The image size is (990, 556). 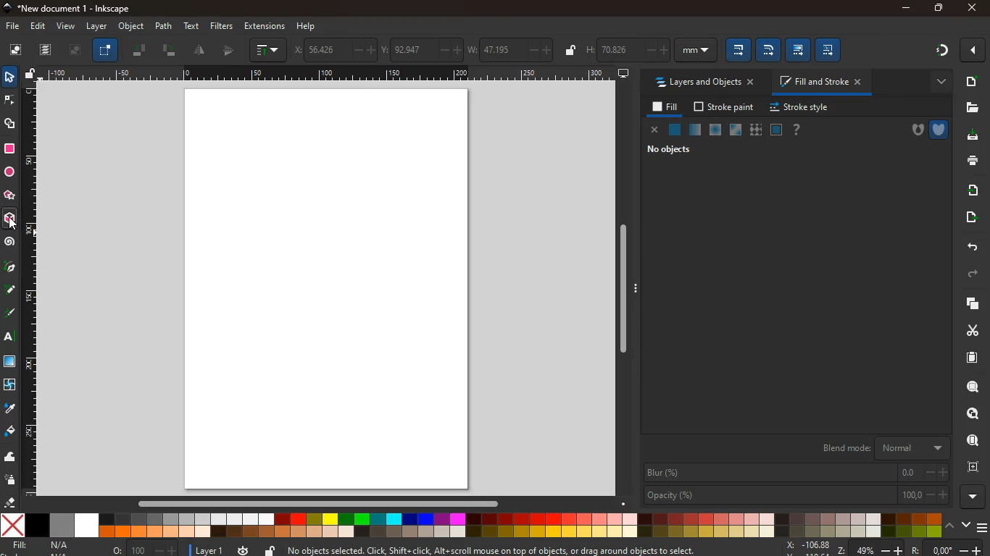 What do you see at coordinates (981, 524) in the screenshot?
I see `menu` at bounding box center [981, 524].